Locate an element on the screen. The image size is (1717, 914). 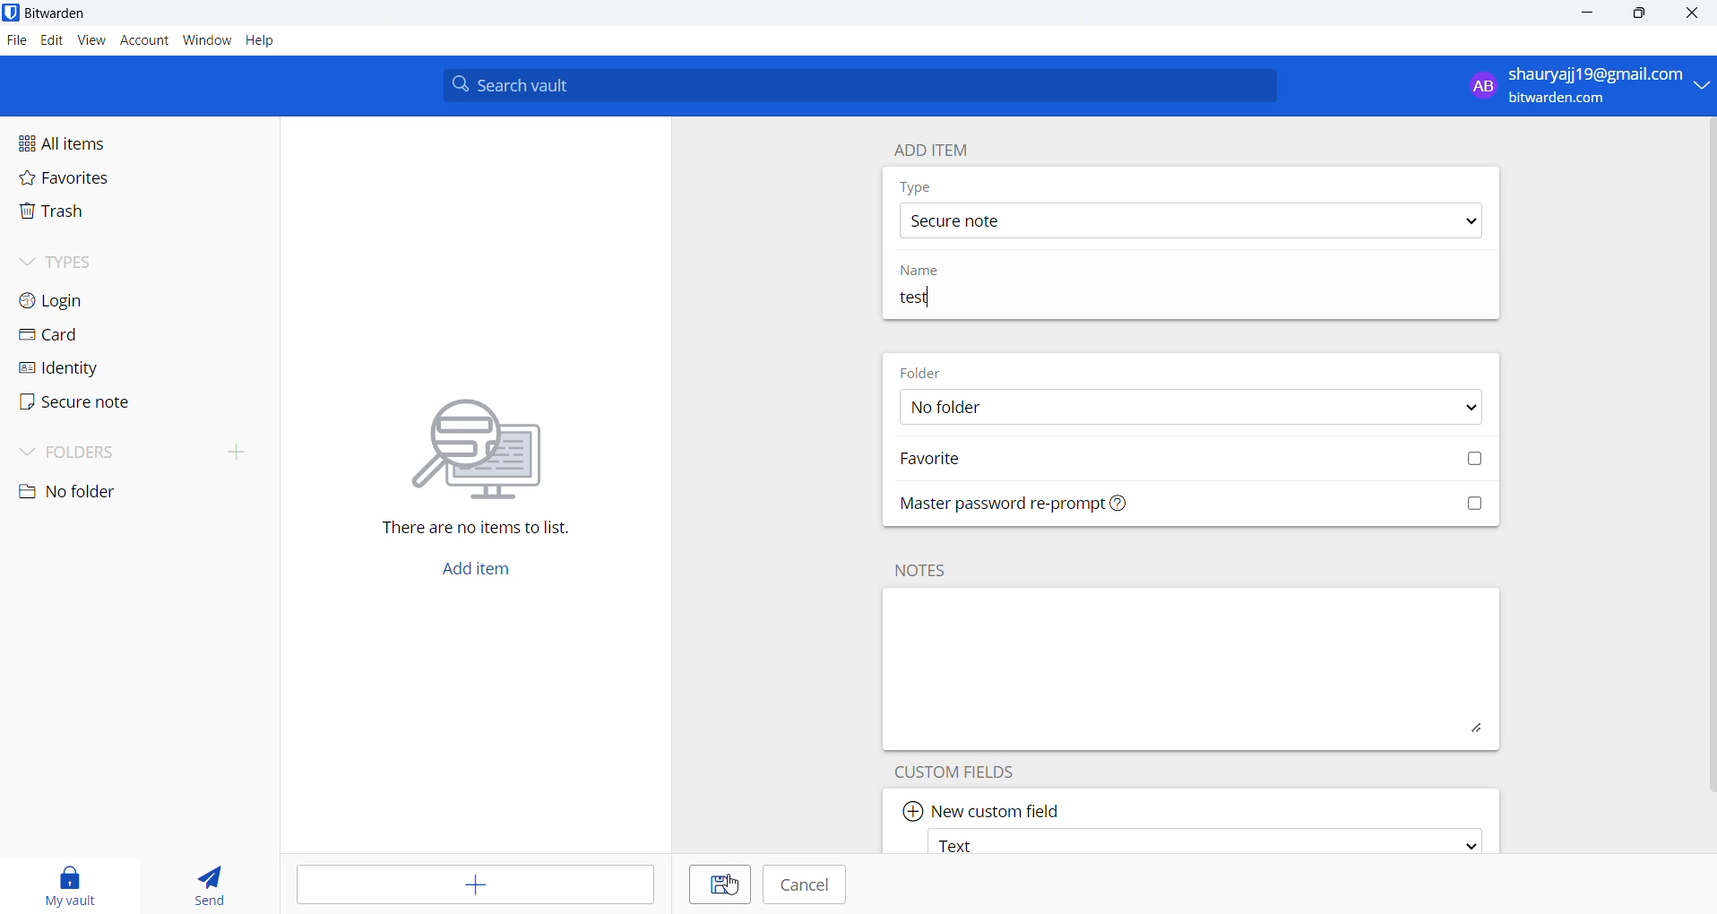
card is located at coordinates (94, 335).